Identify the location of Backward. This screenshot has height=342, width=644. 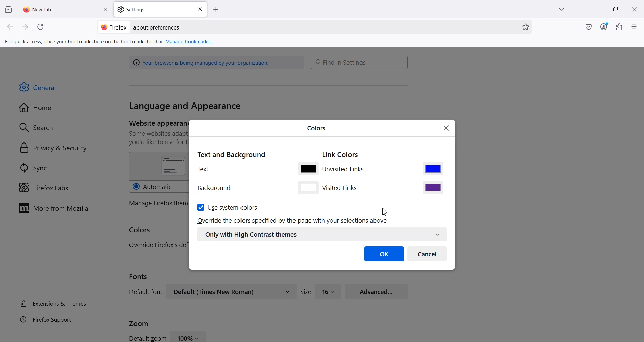
(11, 27).